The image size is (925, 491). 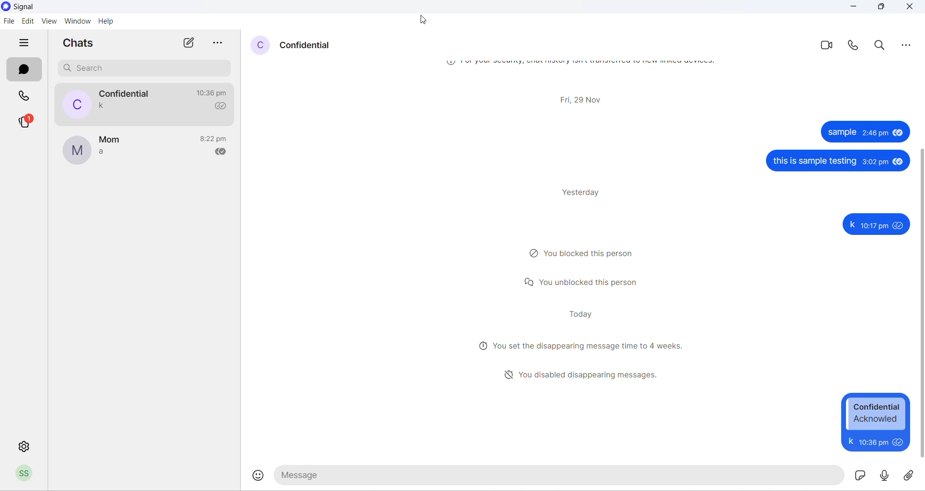 What do you see at coordinates (859, 475) in the screenshot?
I see `sticker` at bounding box center [859, 475].